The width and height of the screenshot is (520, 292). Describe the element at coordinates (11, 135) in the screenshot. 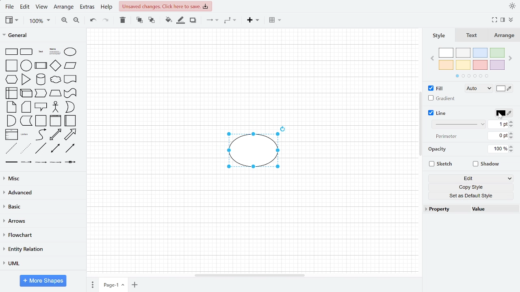

I see `list` at that location.